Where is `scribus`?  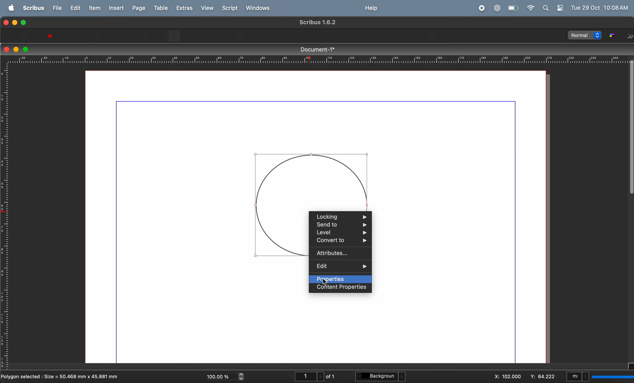 scribus is located at coordinates (32, 7).